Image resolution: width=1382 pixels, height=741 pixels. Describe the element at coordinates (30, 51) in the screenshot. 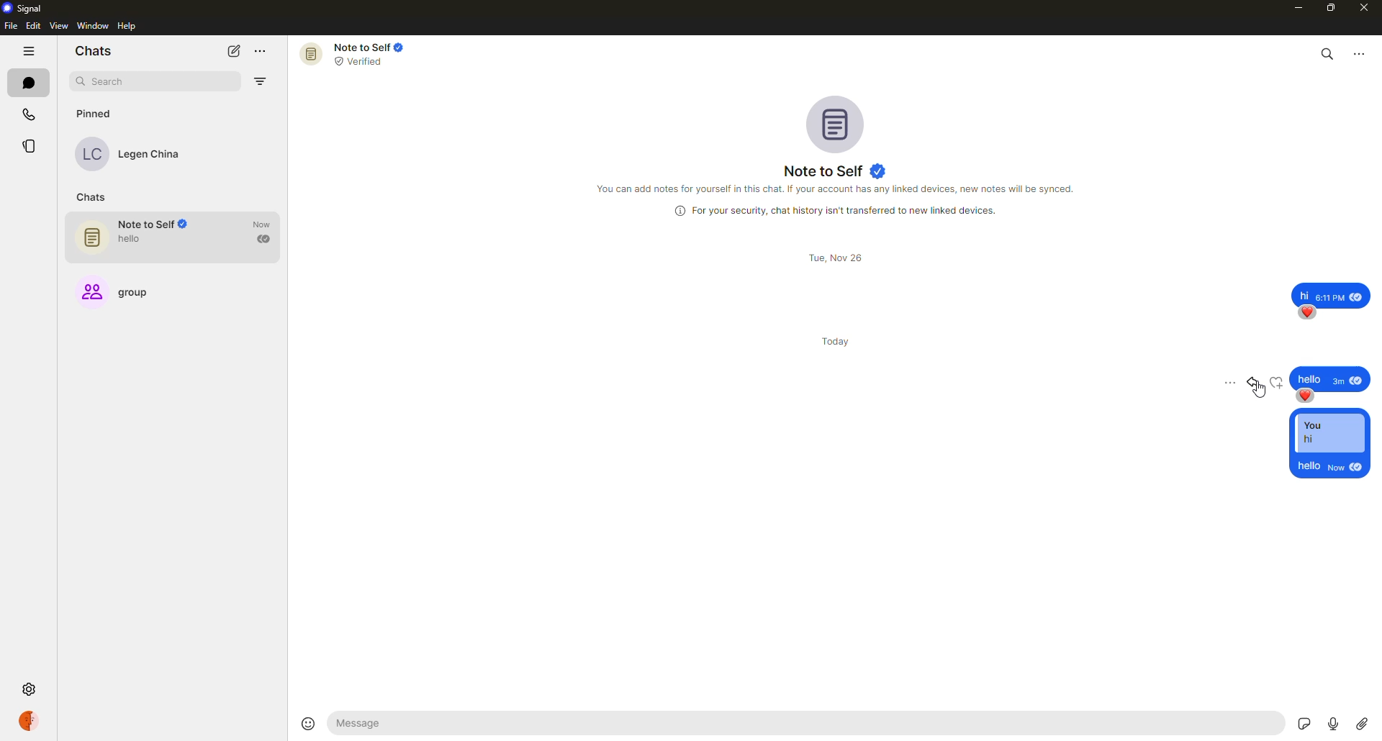

I see `hide tabs` at that location.